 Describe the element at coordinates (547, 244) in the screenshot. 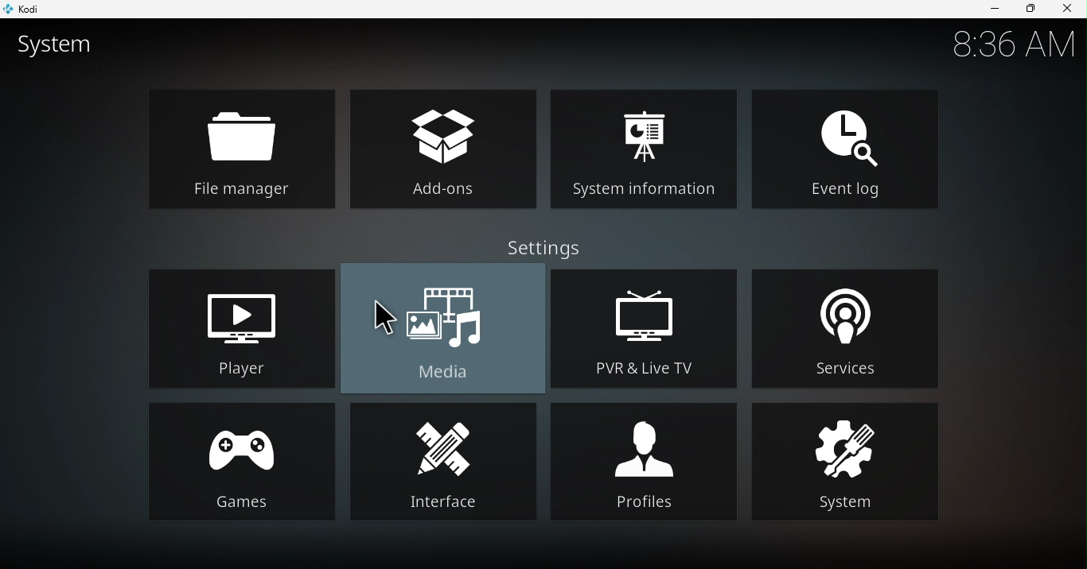

I see `Settings` at that location.